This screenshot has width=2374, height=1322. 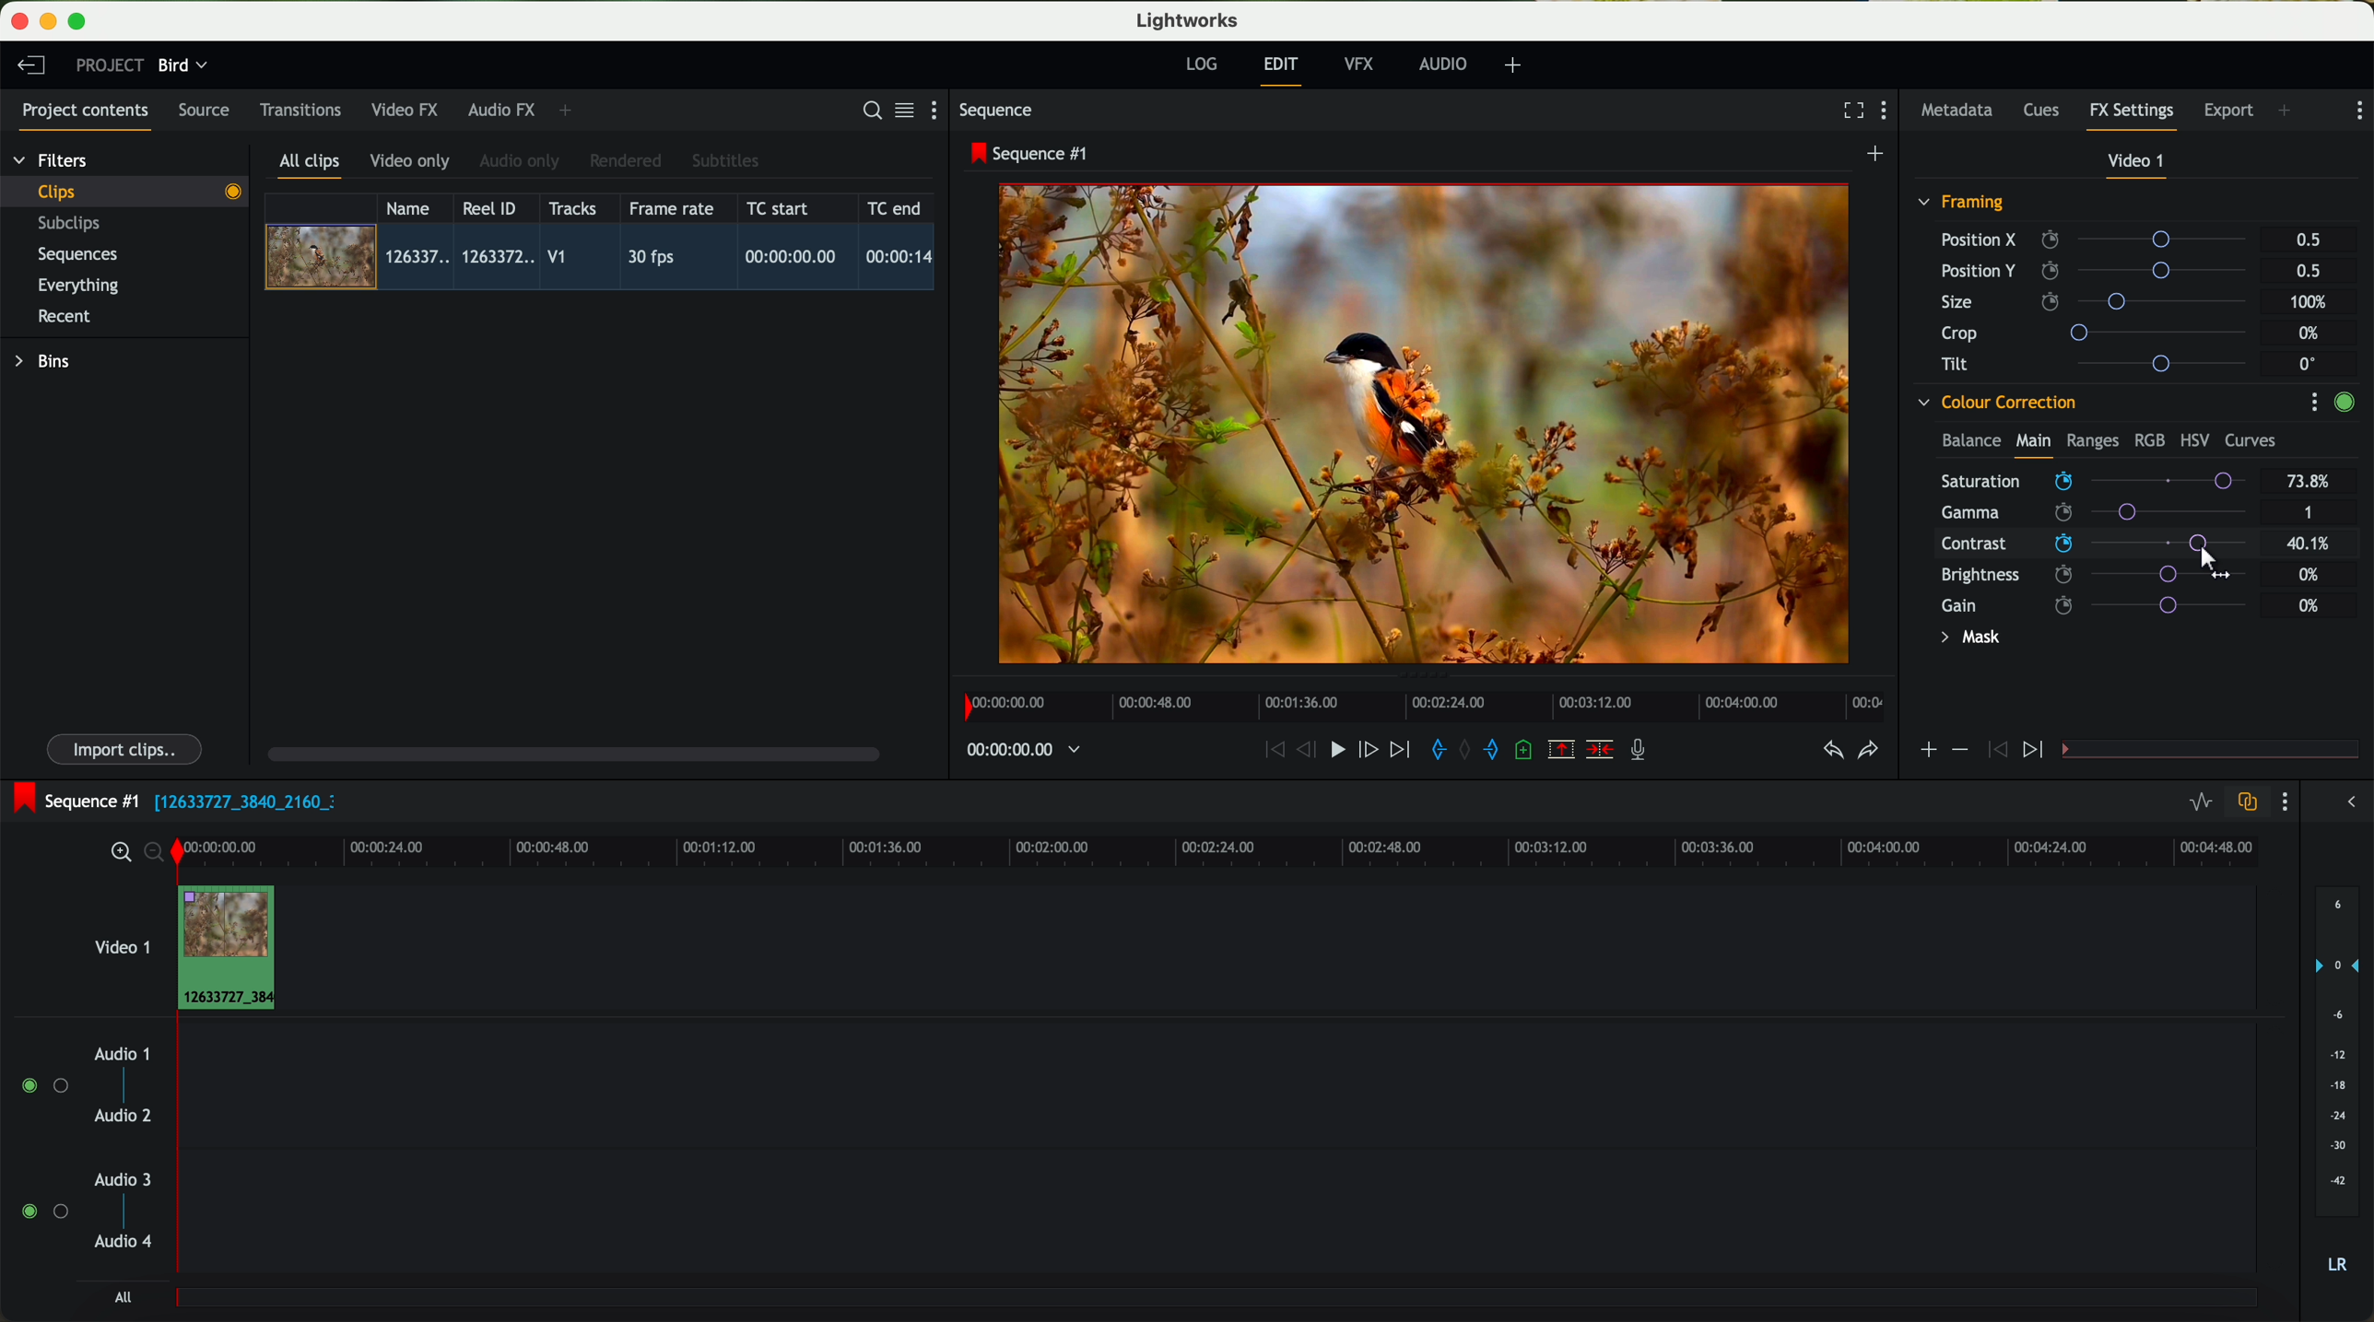 I want to click on mouse up (saturation), so click(x=2096, y=480).